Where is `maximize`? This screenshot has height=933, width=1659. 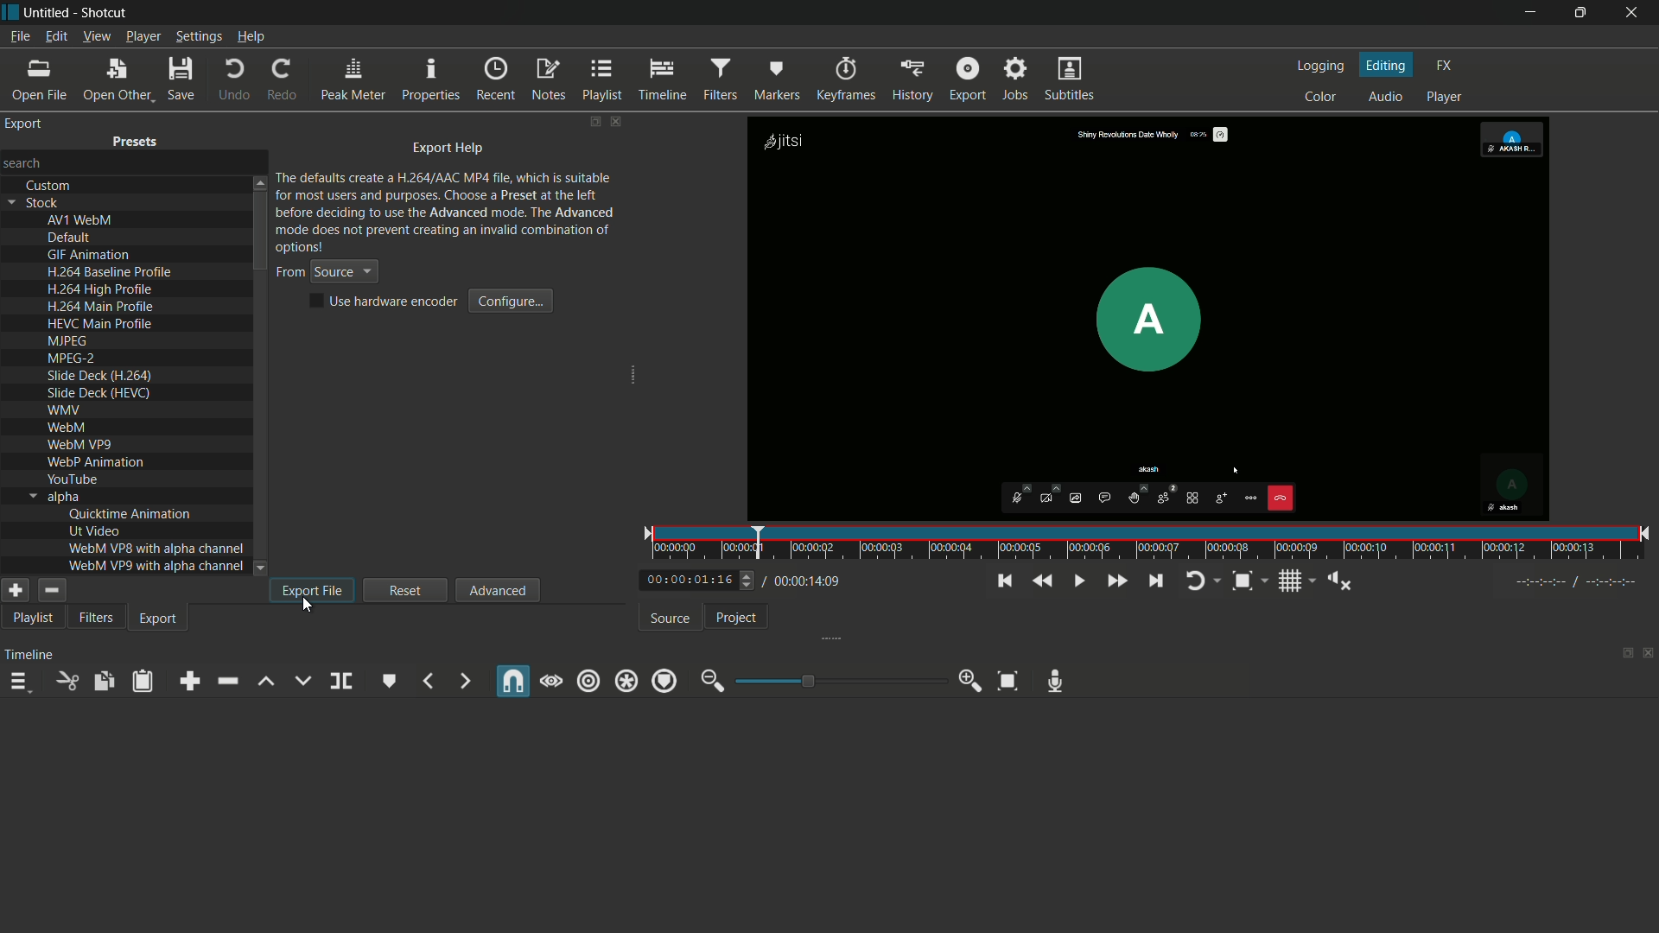
maximize is located at coordinates (1578, 13).